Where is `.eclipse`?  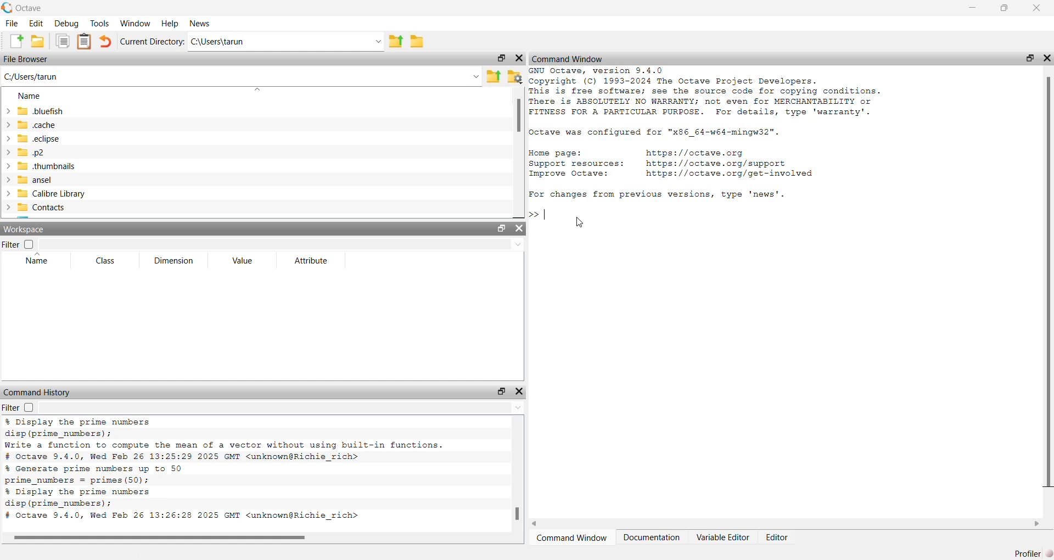 .eclipse is located at coordinates (40, 138).